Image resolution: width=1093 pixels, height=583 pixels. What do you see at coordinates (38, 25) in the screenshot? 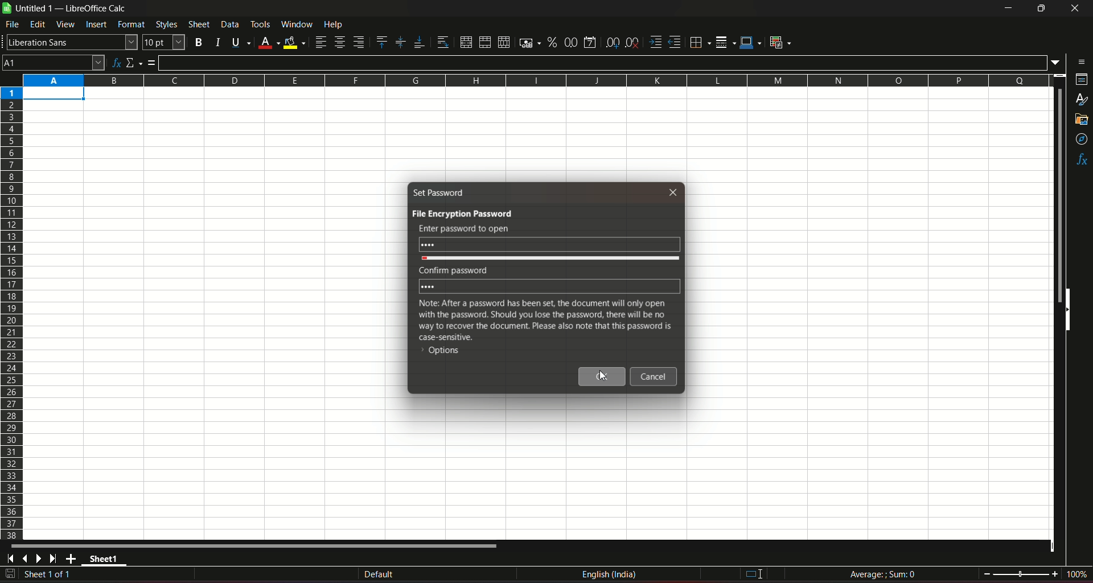
I see `edit` at bounding box center [38, 25].